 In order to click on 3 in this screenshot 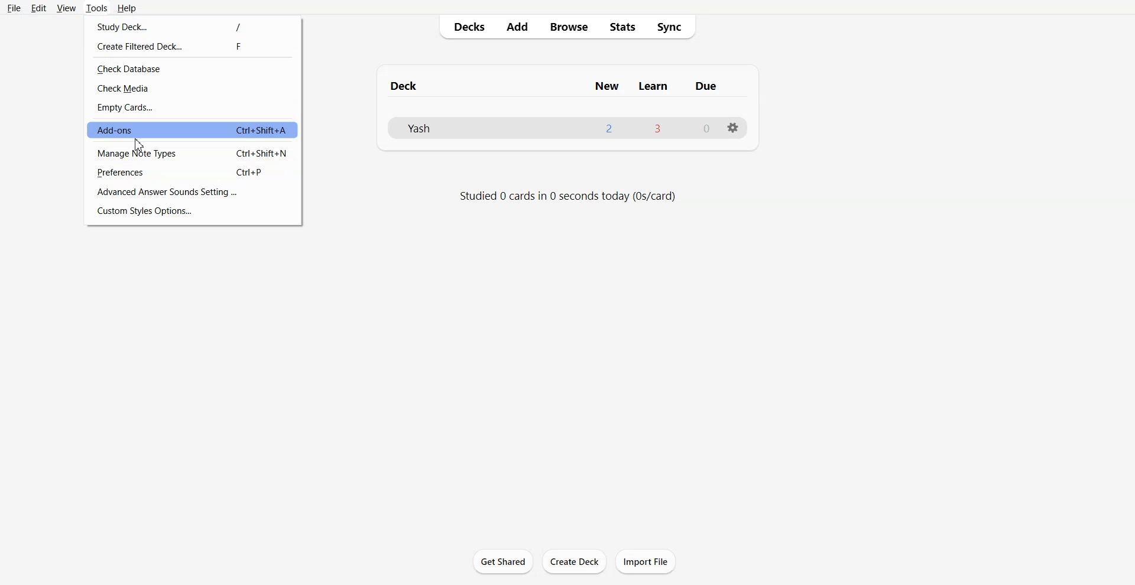, I will do `click(659, 129)`.